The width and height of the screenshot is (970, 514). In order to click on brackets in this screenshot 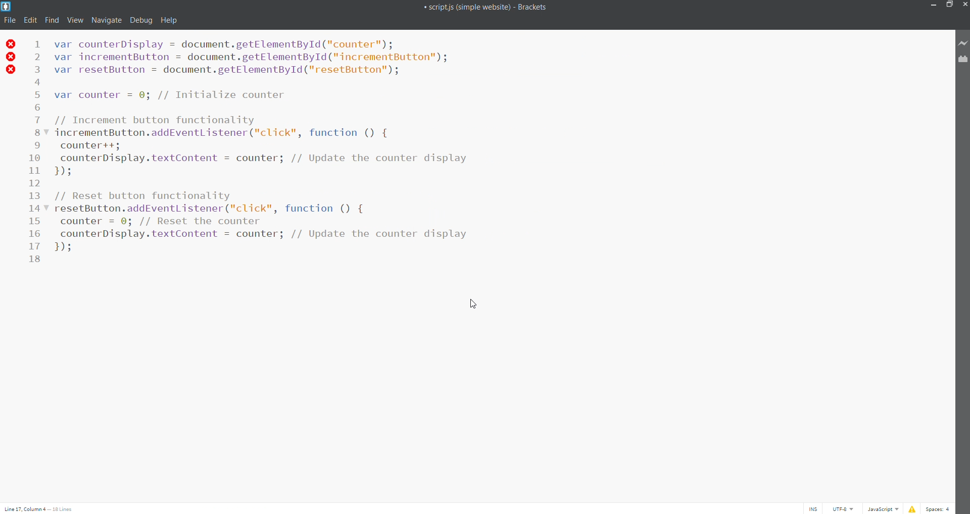, I will do `click(7, 6)`.